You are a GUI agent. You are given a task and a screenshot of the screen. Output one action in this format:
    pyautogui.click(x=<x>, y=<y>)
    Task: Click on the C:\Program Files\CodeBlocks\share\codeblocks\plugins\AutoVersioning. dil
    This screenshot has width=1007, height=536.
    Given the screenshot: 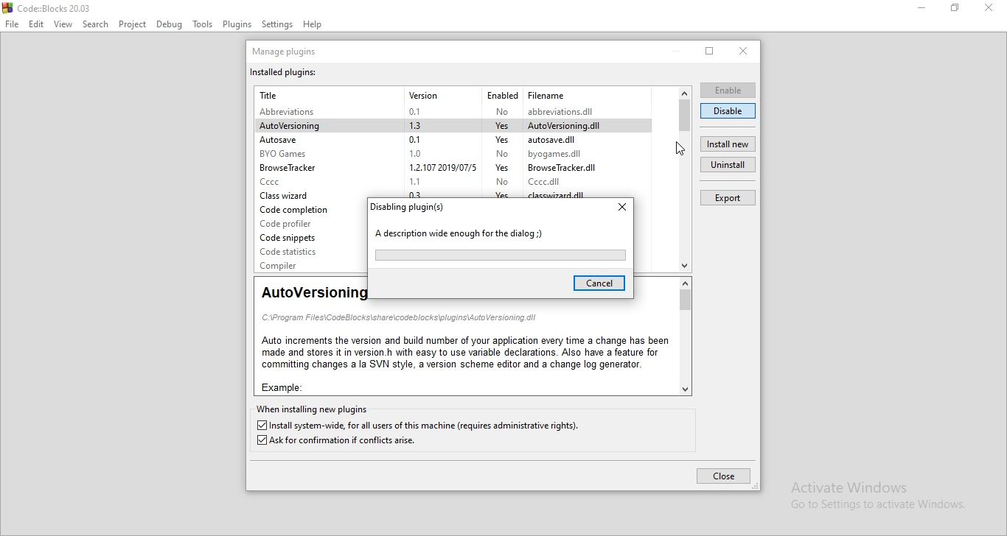 What is the action you would take?
    pyautogui.click(x=400, y=318)
    